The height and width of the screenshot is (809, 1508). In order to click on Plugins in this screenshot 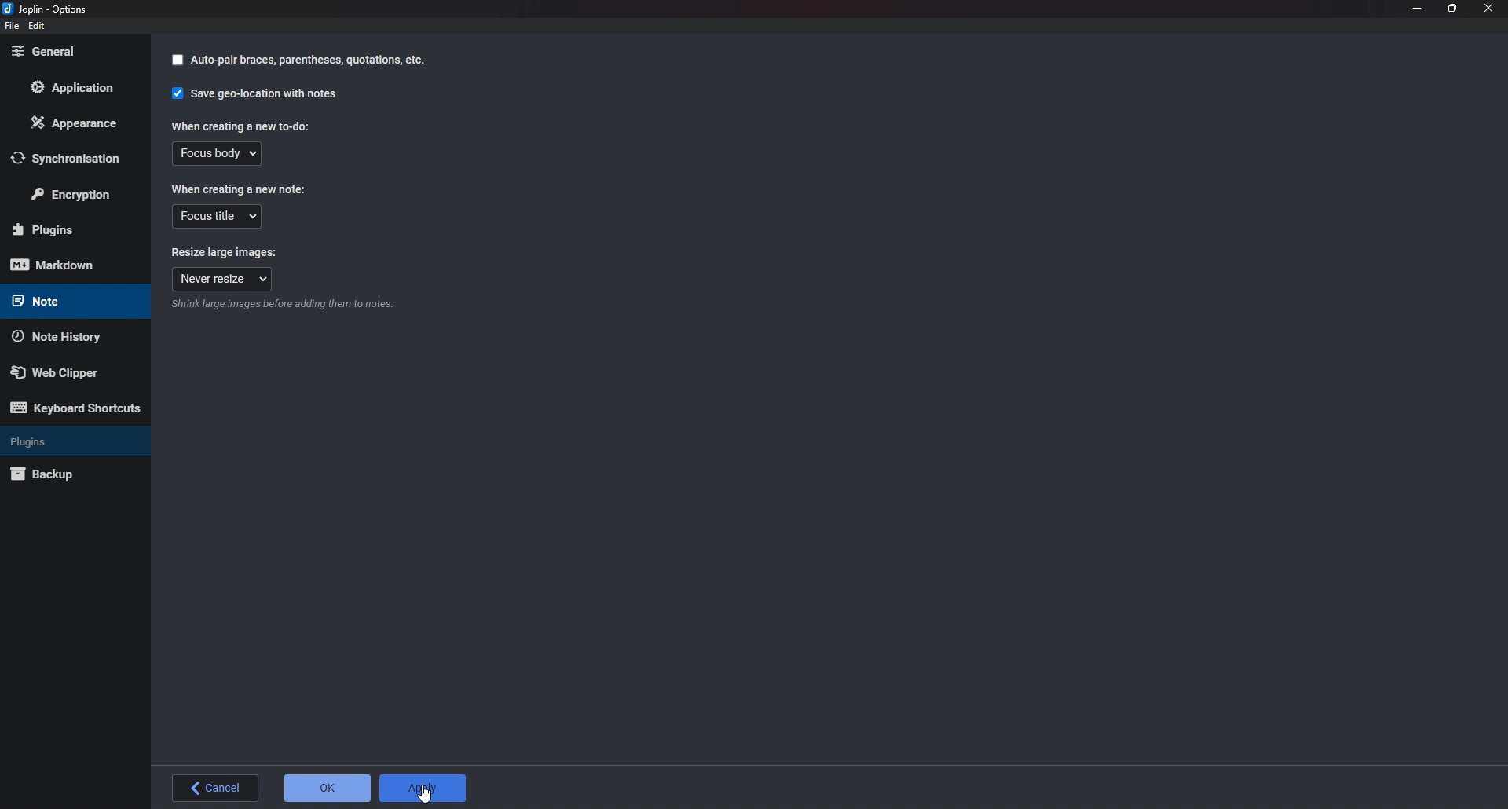, I will do `click(68, 229)`.